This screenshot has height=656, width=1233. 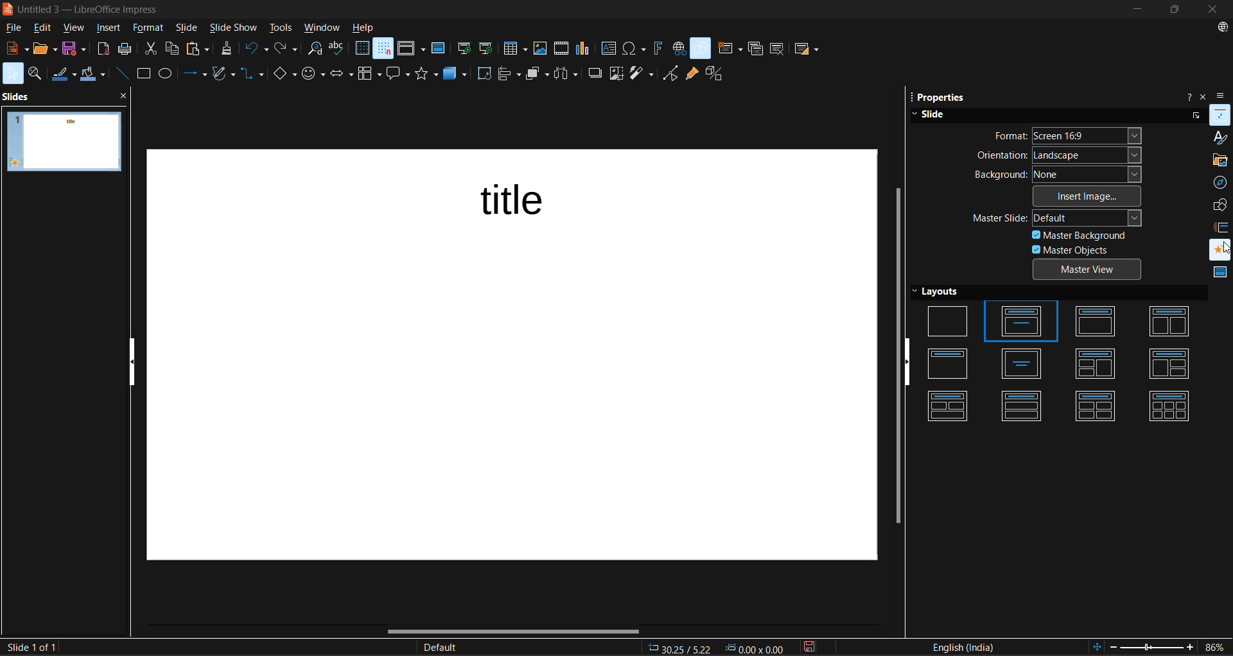 I want to click on master objects, so click(x=1073, y=250).